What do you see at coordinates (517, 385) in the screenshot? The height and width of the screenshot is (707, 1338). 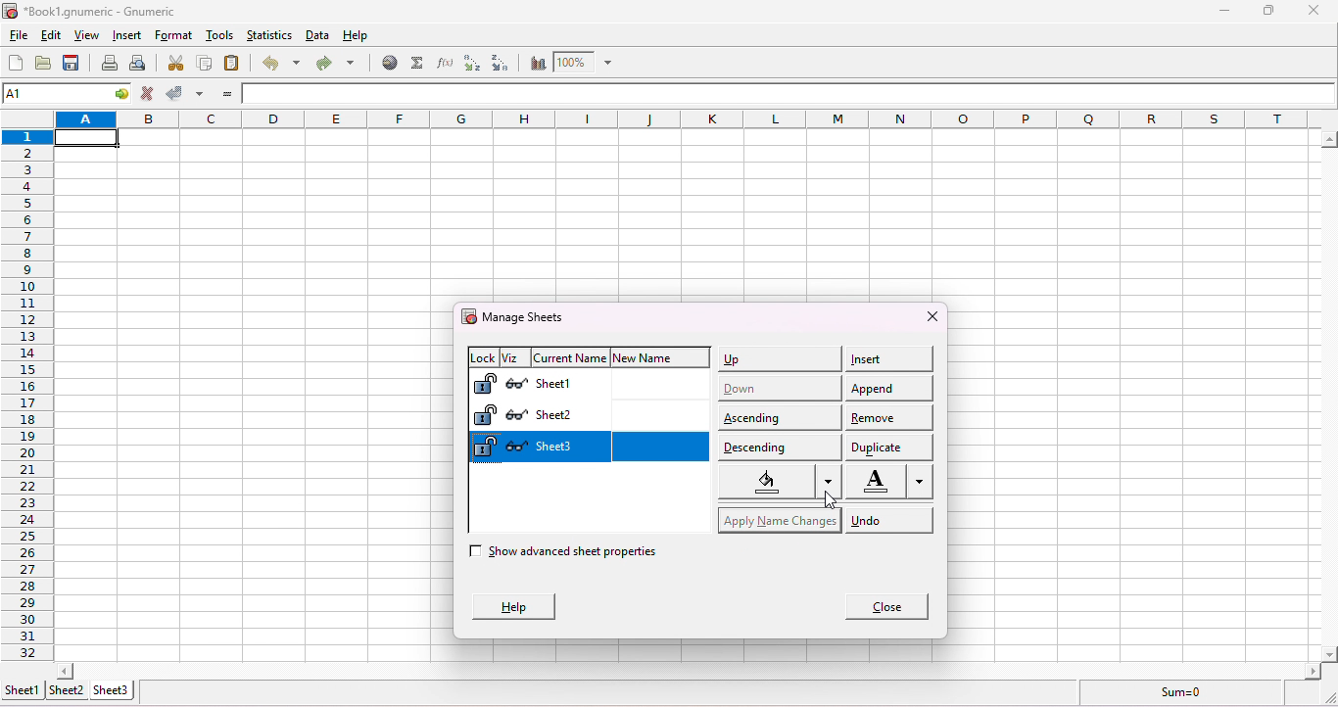 I see `Hide sheet 1` at bounding box center [517, 385].